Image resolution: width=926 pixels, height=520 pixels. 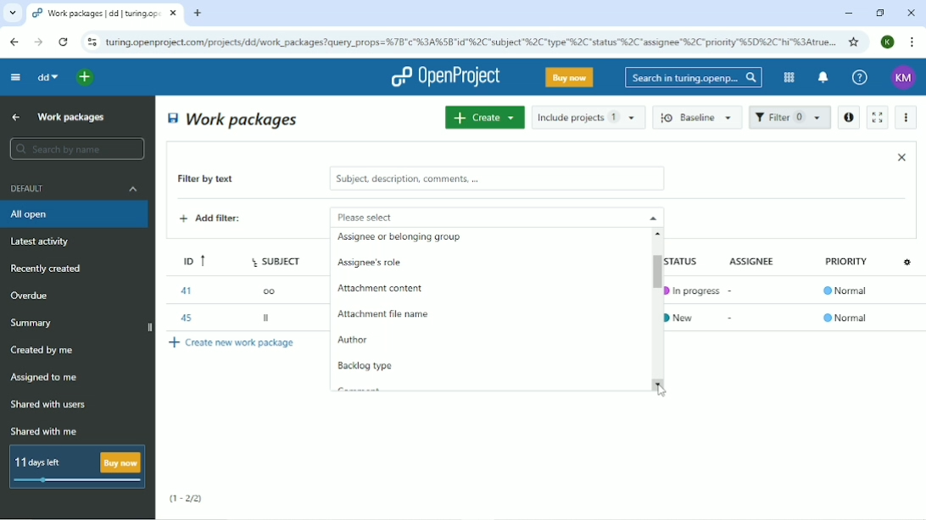 I want to click on -, so click(x=733, y=288).